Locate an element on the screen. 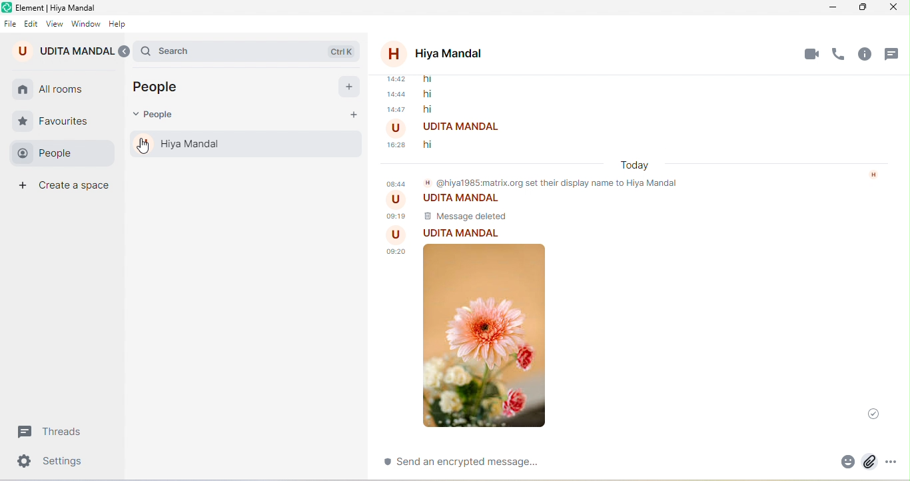  file is located at coordinates (10, 21).